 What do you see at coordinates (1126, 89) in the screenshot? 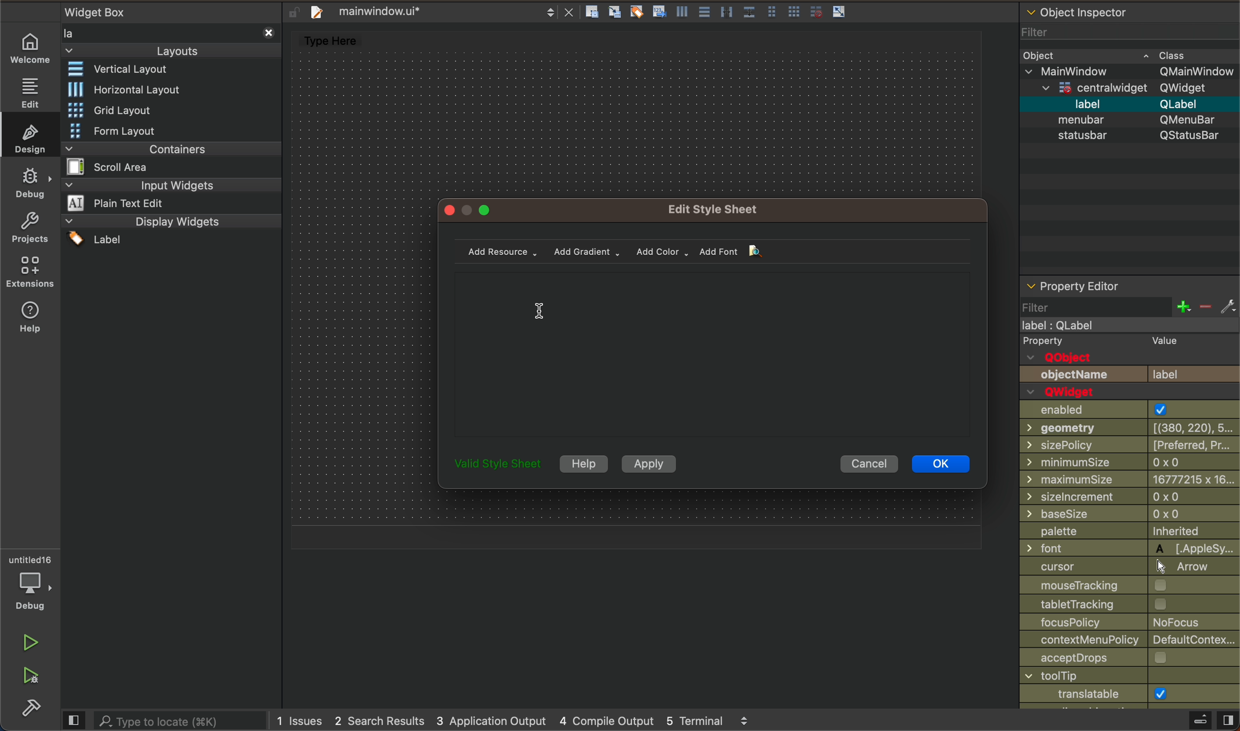
I see `qwidget` at bounding box center [1126, 89].